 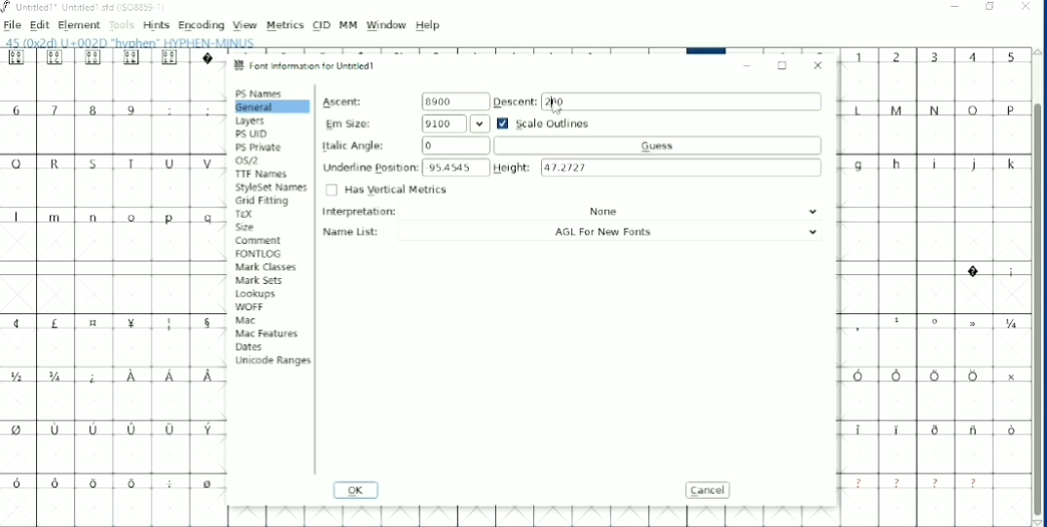 I want to click on Ascent, so click(x=402, y=101).